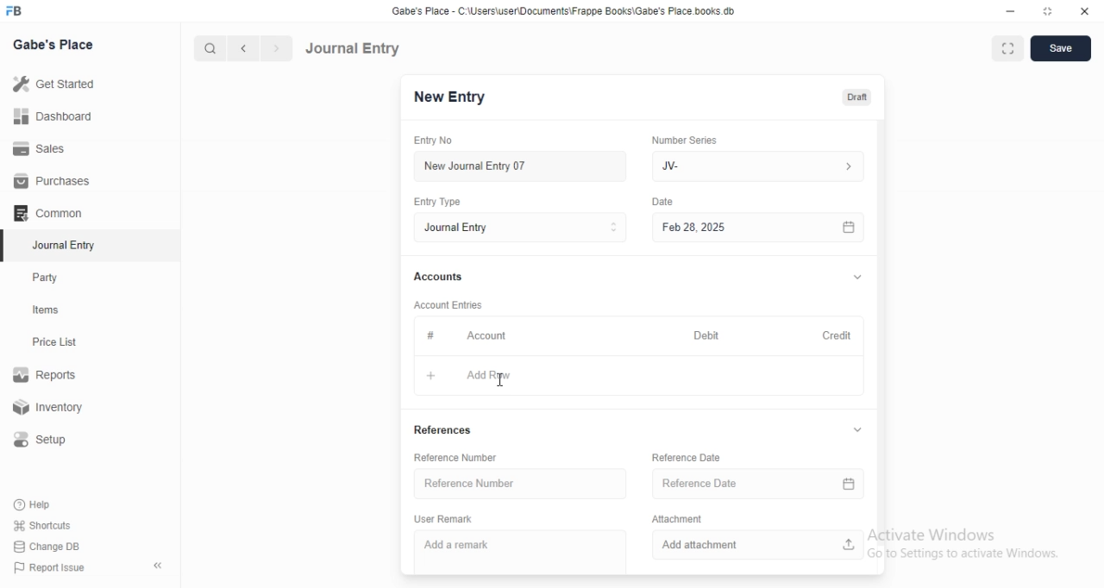  I want to click on tems, so click(53, 310).